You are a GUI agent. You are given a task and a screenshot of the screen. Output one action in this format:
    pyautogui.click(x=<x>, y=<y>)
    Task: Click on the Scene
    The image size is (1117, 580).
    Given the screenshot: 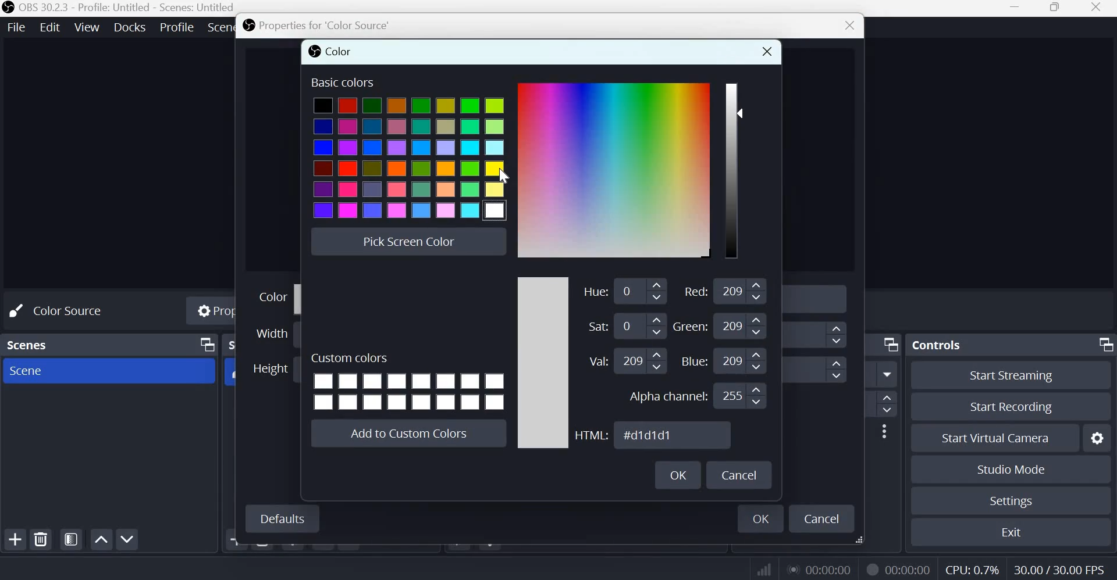 What is the action you would take?
    pyautogui.click(x=26, y=371)
    